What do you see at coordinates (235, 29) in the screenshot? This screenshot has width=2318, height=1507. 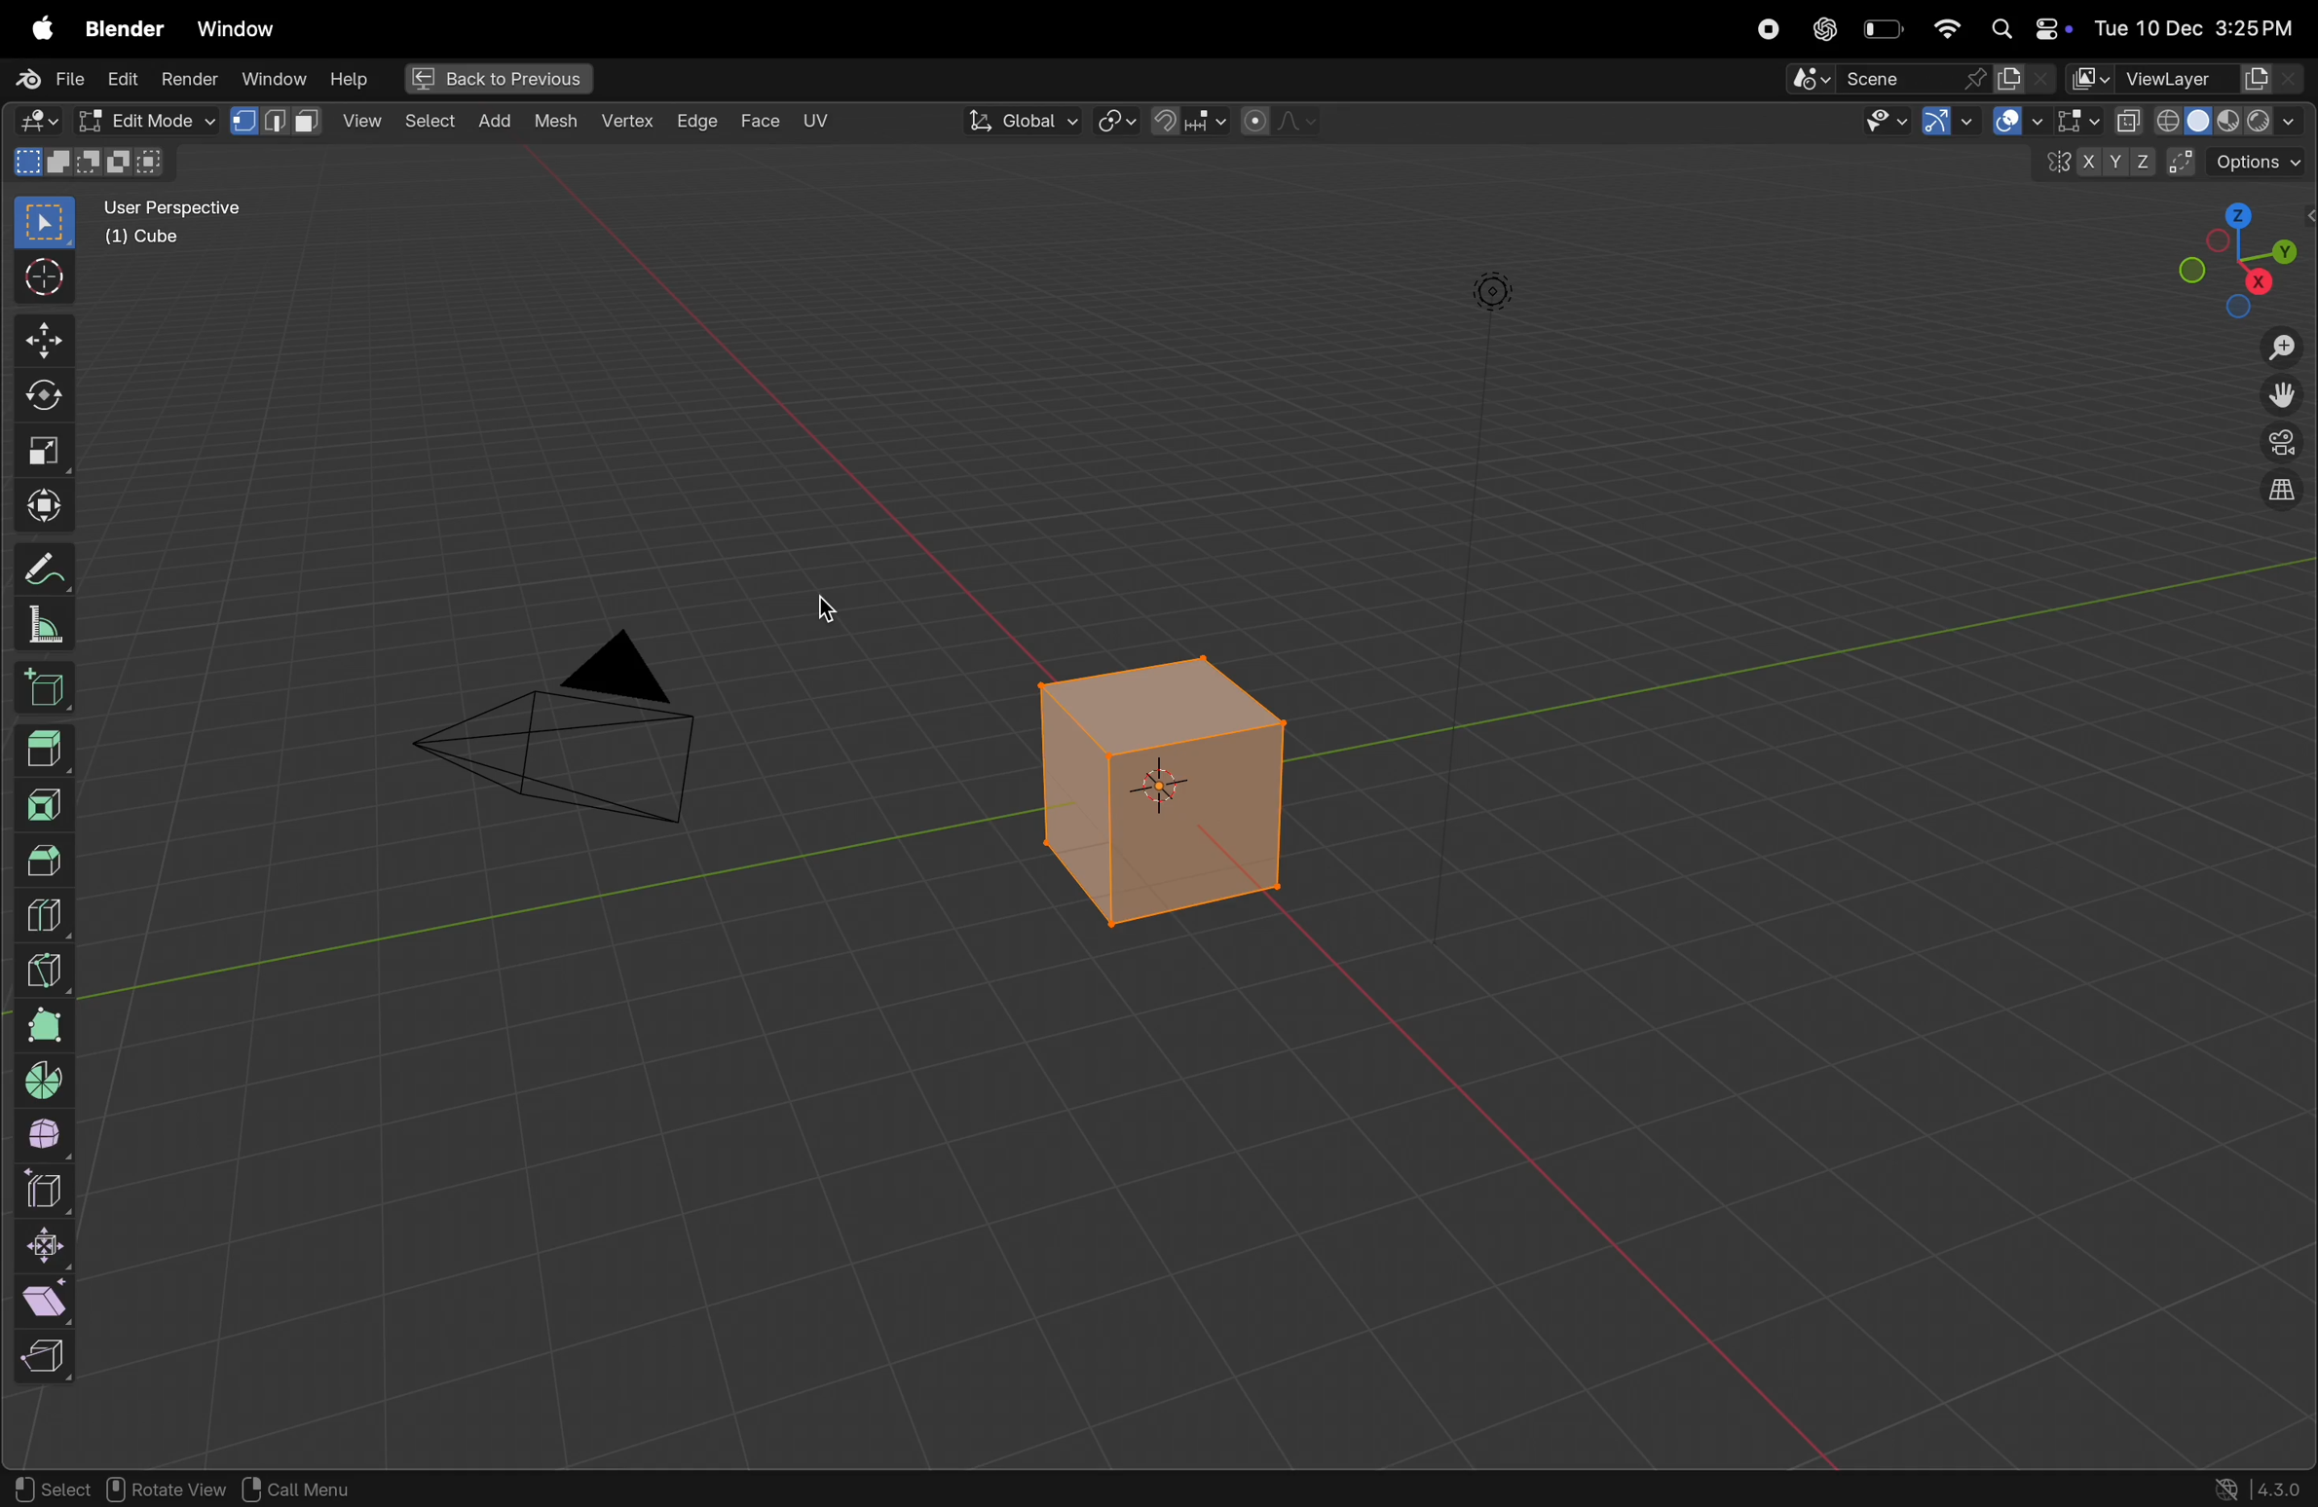 I see `Window` at bounding box center [235, 29].